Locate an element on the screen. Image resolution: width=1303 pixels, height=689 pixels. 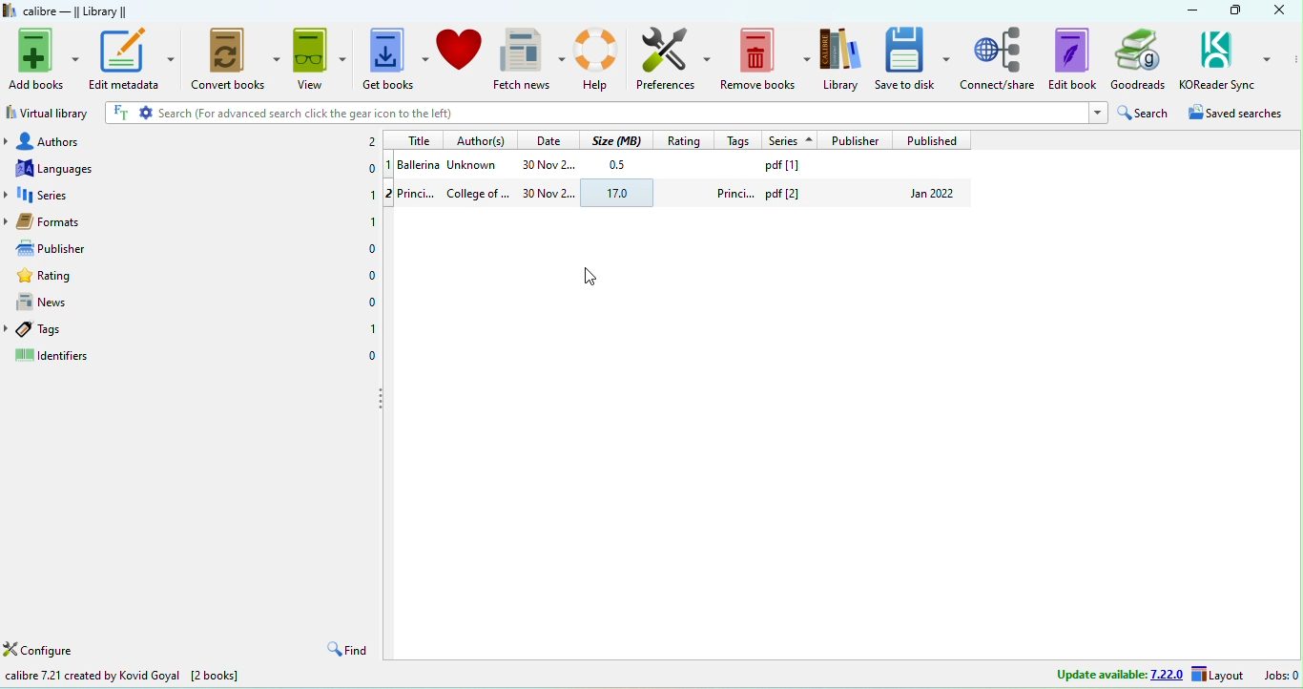
find is located at coordinates (345, 650).